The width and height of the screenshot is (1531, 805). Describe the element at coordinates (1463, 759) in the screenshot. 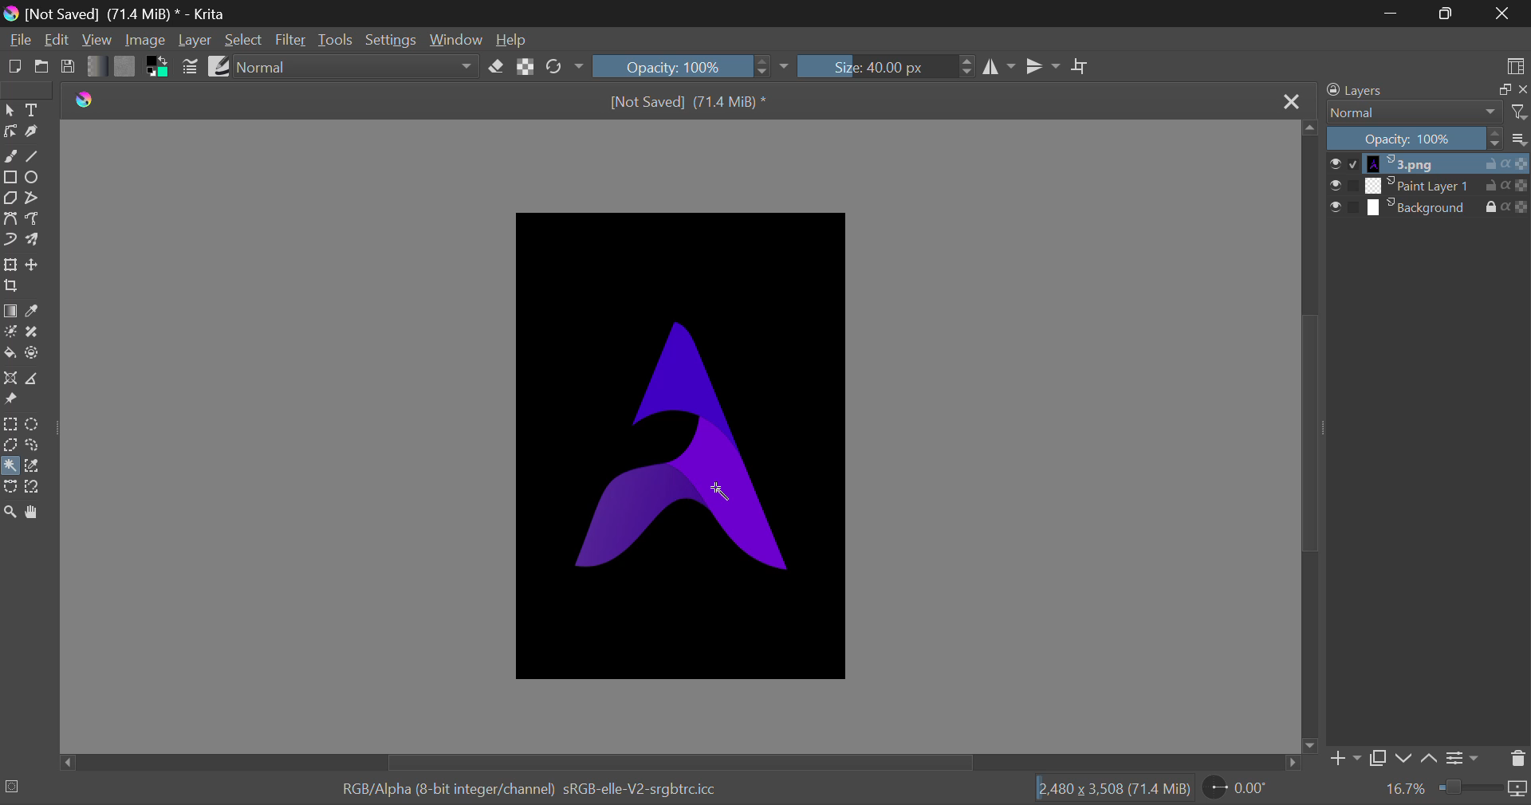

I see `Settings` at that location.